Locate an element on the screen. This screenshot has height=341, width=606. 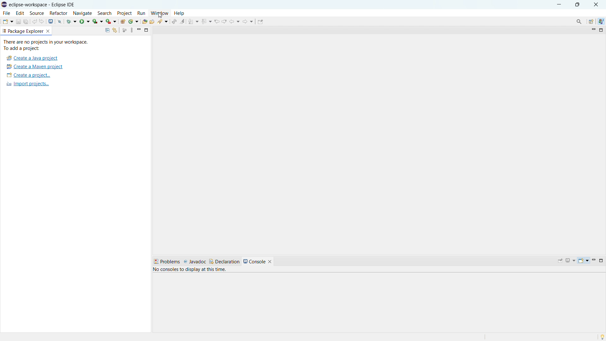
collapse all is located at coordinates (106, 30).